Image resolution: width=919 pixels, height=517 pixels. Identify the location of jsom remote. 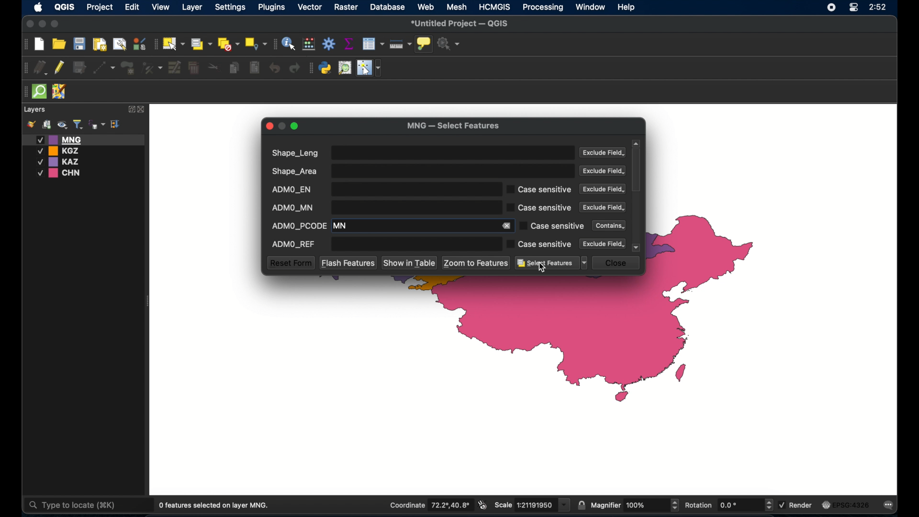
(60, 92).